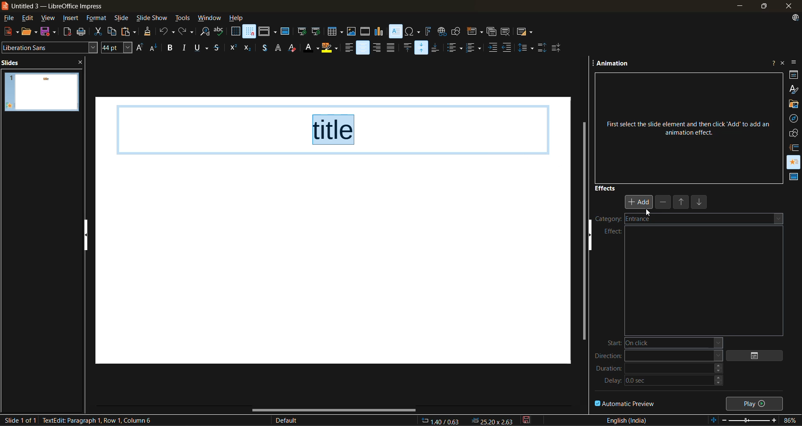  I want to click on export directly as PDF, so click(68, 33).